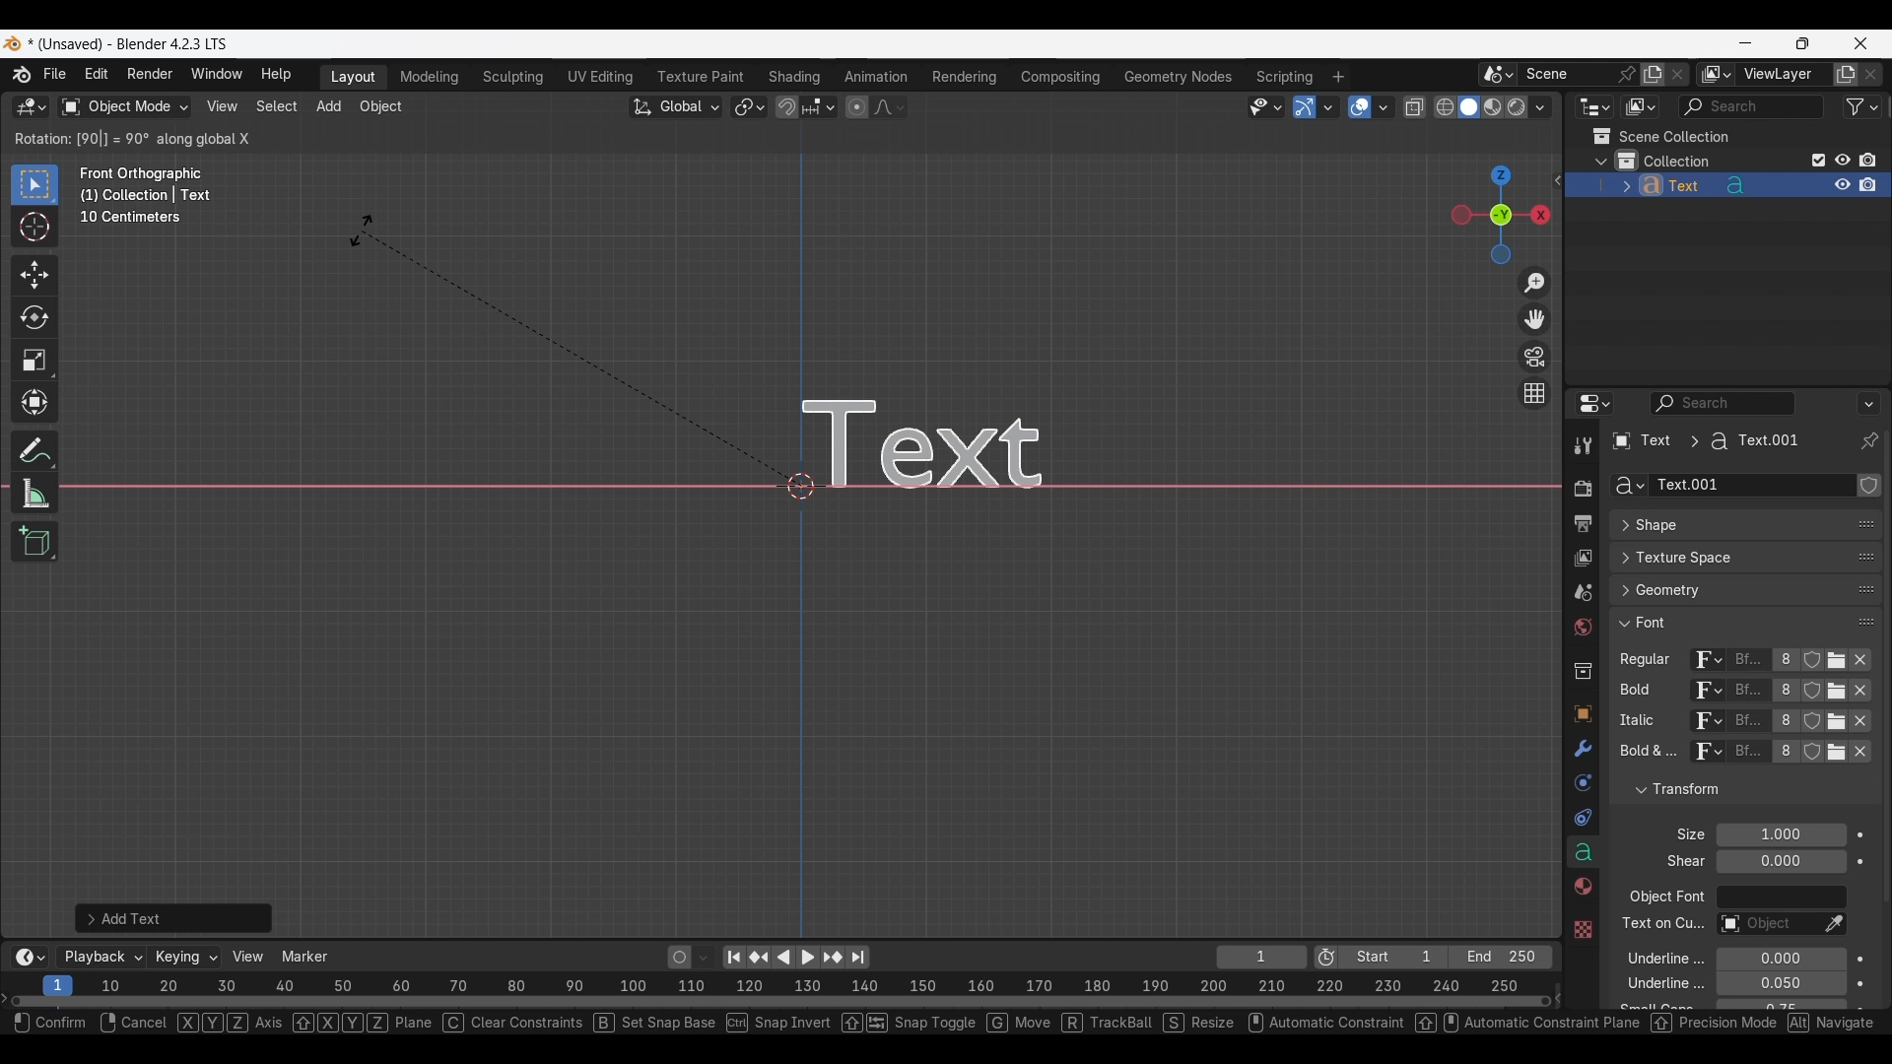  I want to click on Name view layer, so click(1784, 75).